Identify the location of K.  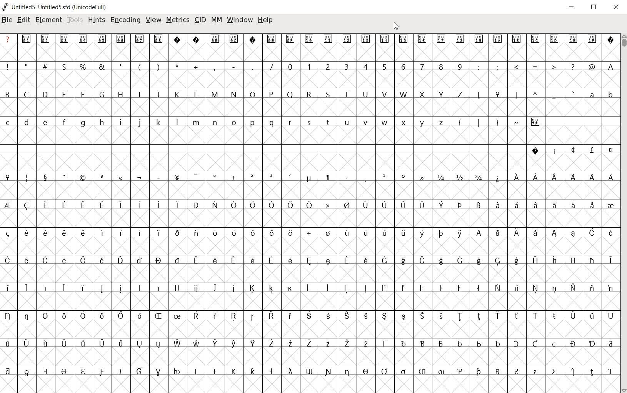
(177, 94).